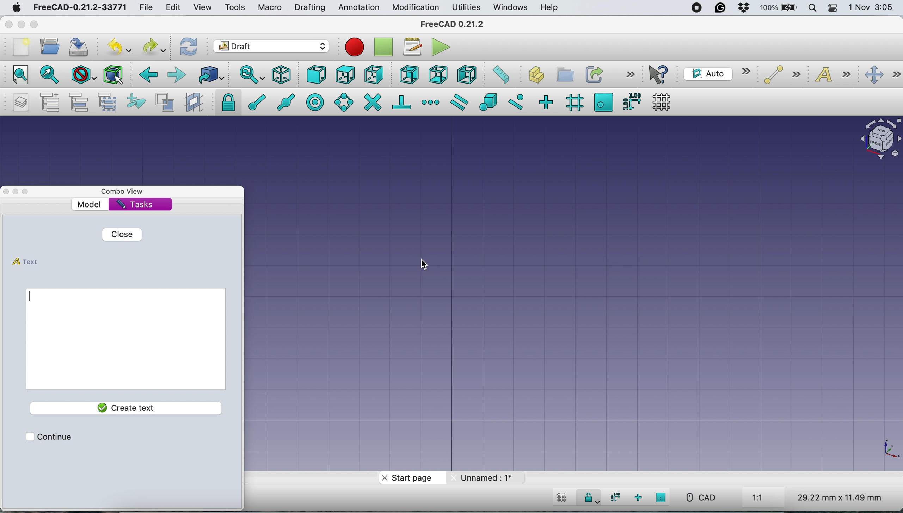 Image resolution: width=903 pixels, height=513 pixels. What do you see at coordinates (83, 75) in the screenshot?
I see `draw style` at bounding box center [83, 75].